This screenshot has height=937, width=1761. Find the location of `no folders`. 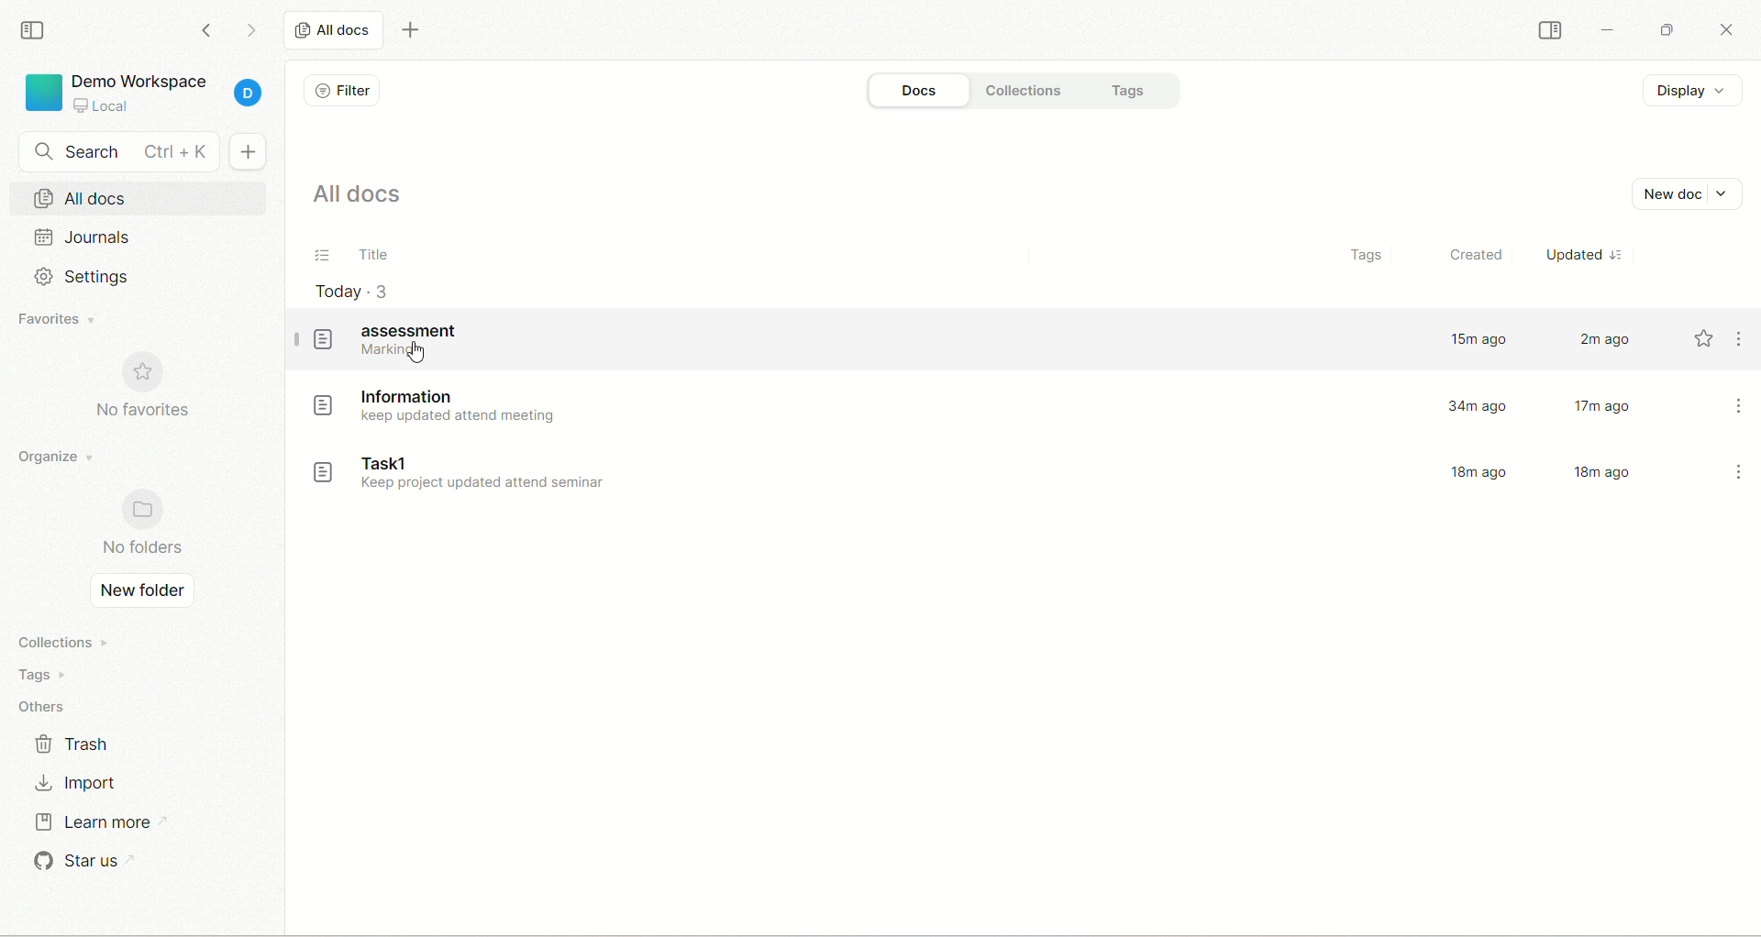

no folders is located at coordinates (144, 550).